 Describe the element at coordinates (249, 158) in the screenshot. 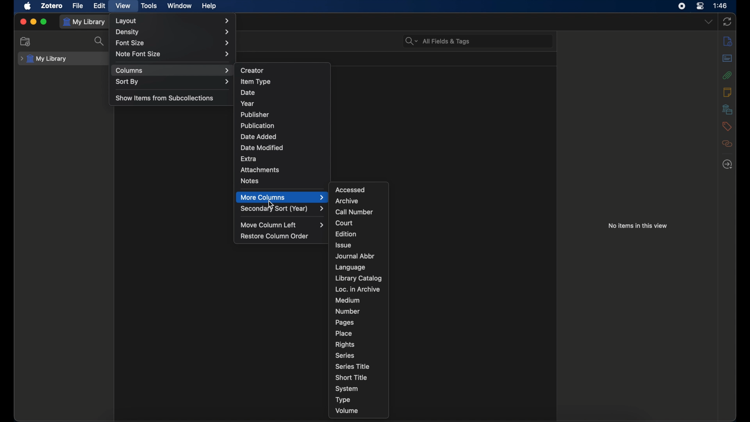

I see `extra` at that location.